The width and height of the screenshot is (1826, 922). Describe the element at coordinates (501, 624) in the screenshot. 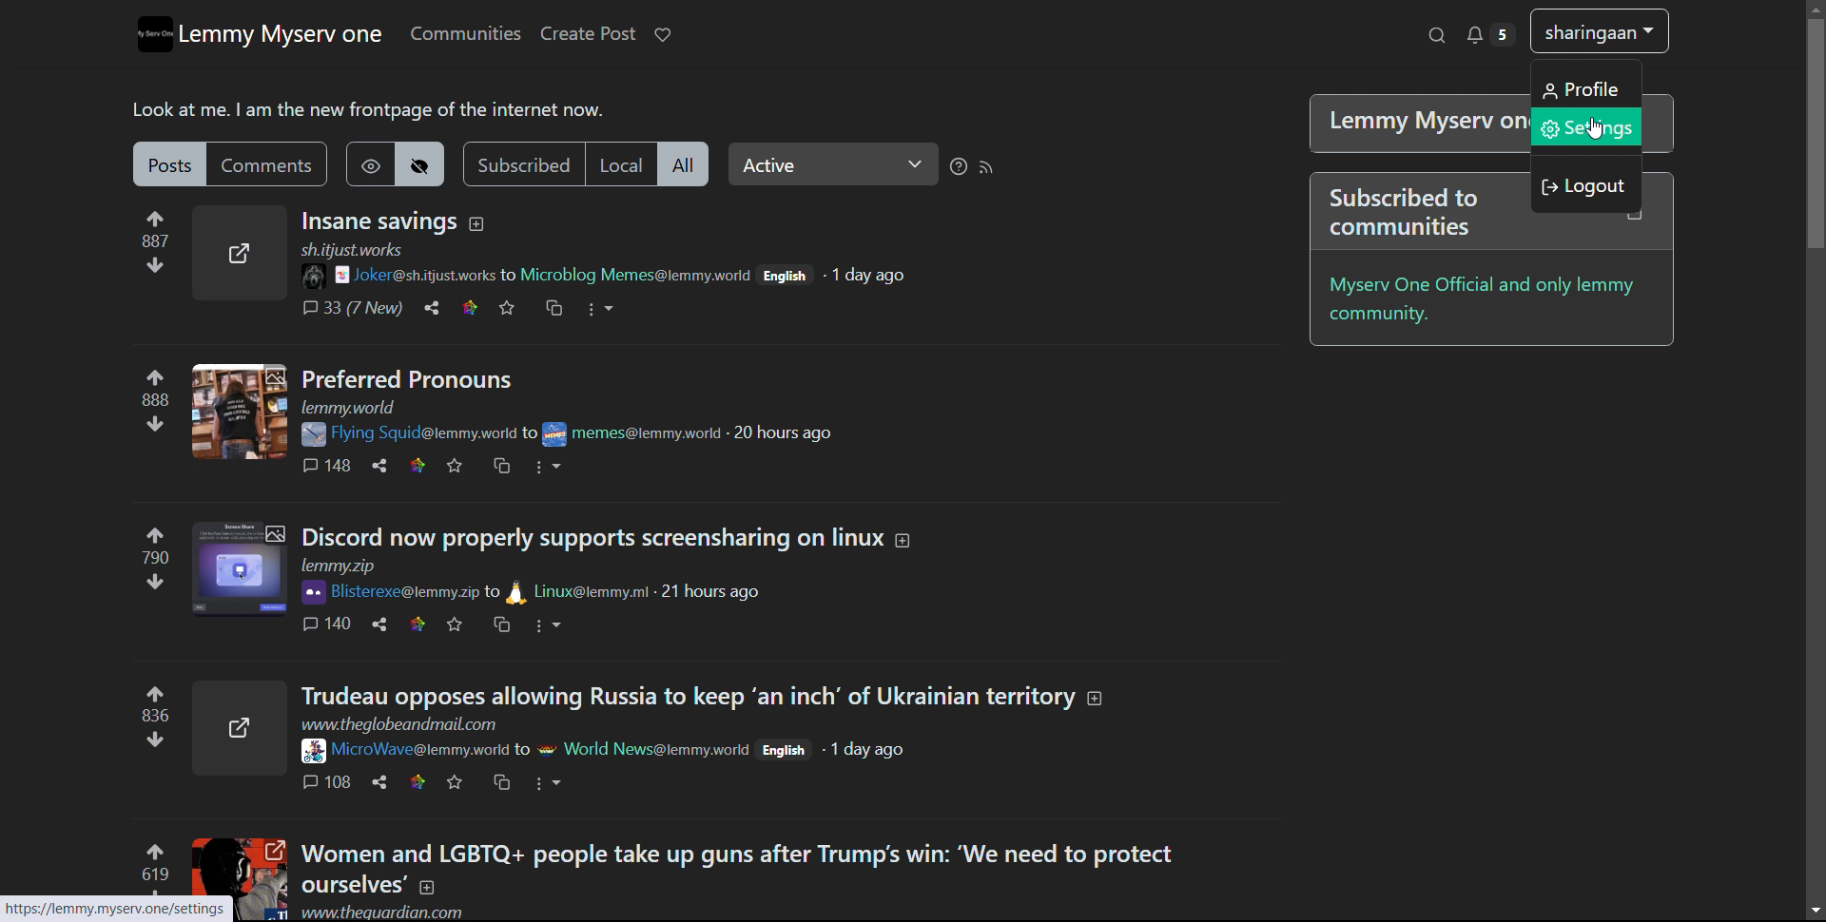

I see `crosspost` at that location.